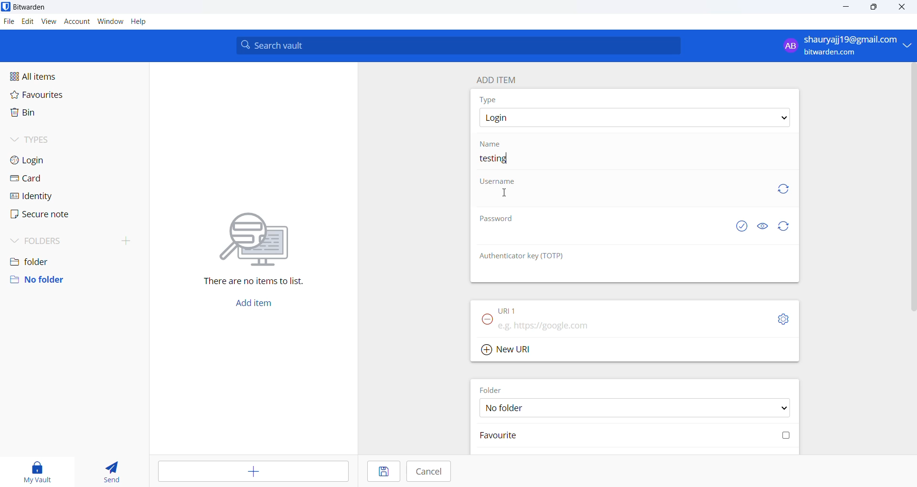  What do you see at coordinates (742, 225) in the screenshot?
I see `exposed` at bounding box center [742, 225].